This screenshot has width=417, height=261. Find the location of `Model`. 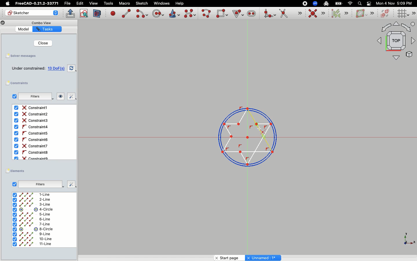

Model is located at coordinates (23, 29).